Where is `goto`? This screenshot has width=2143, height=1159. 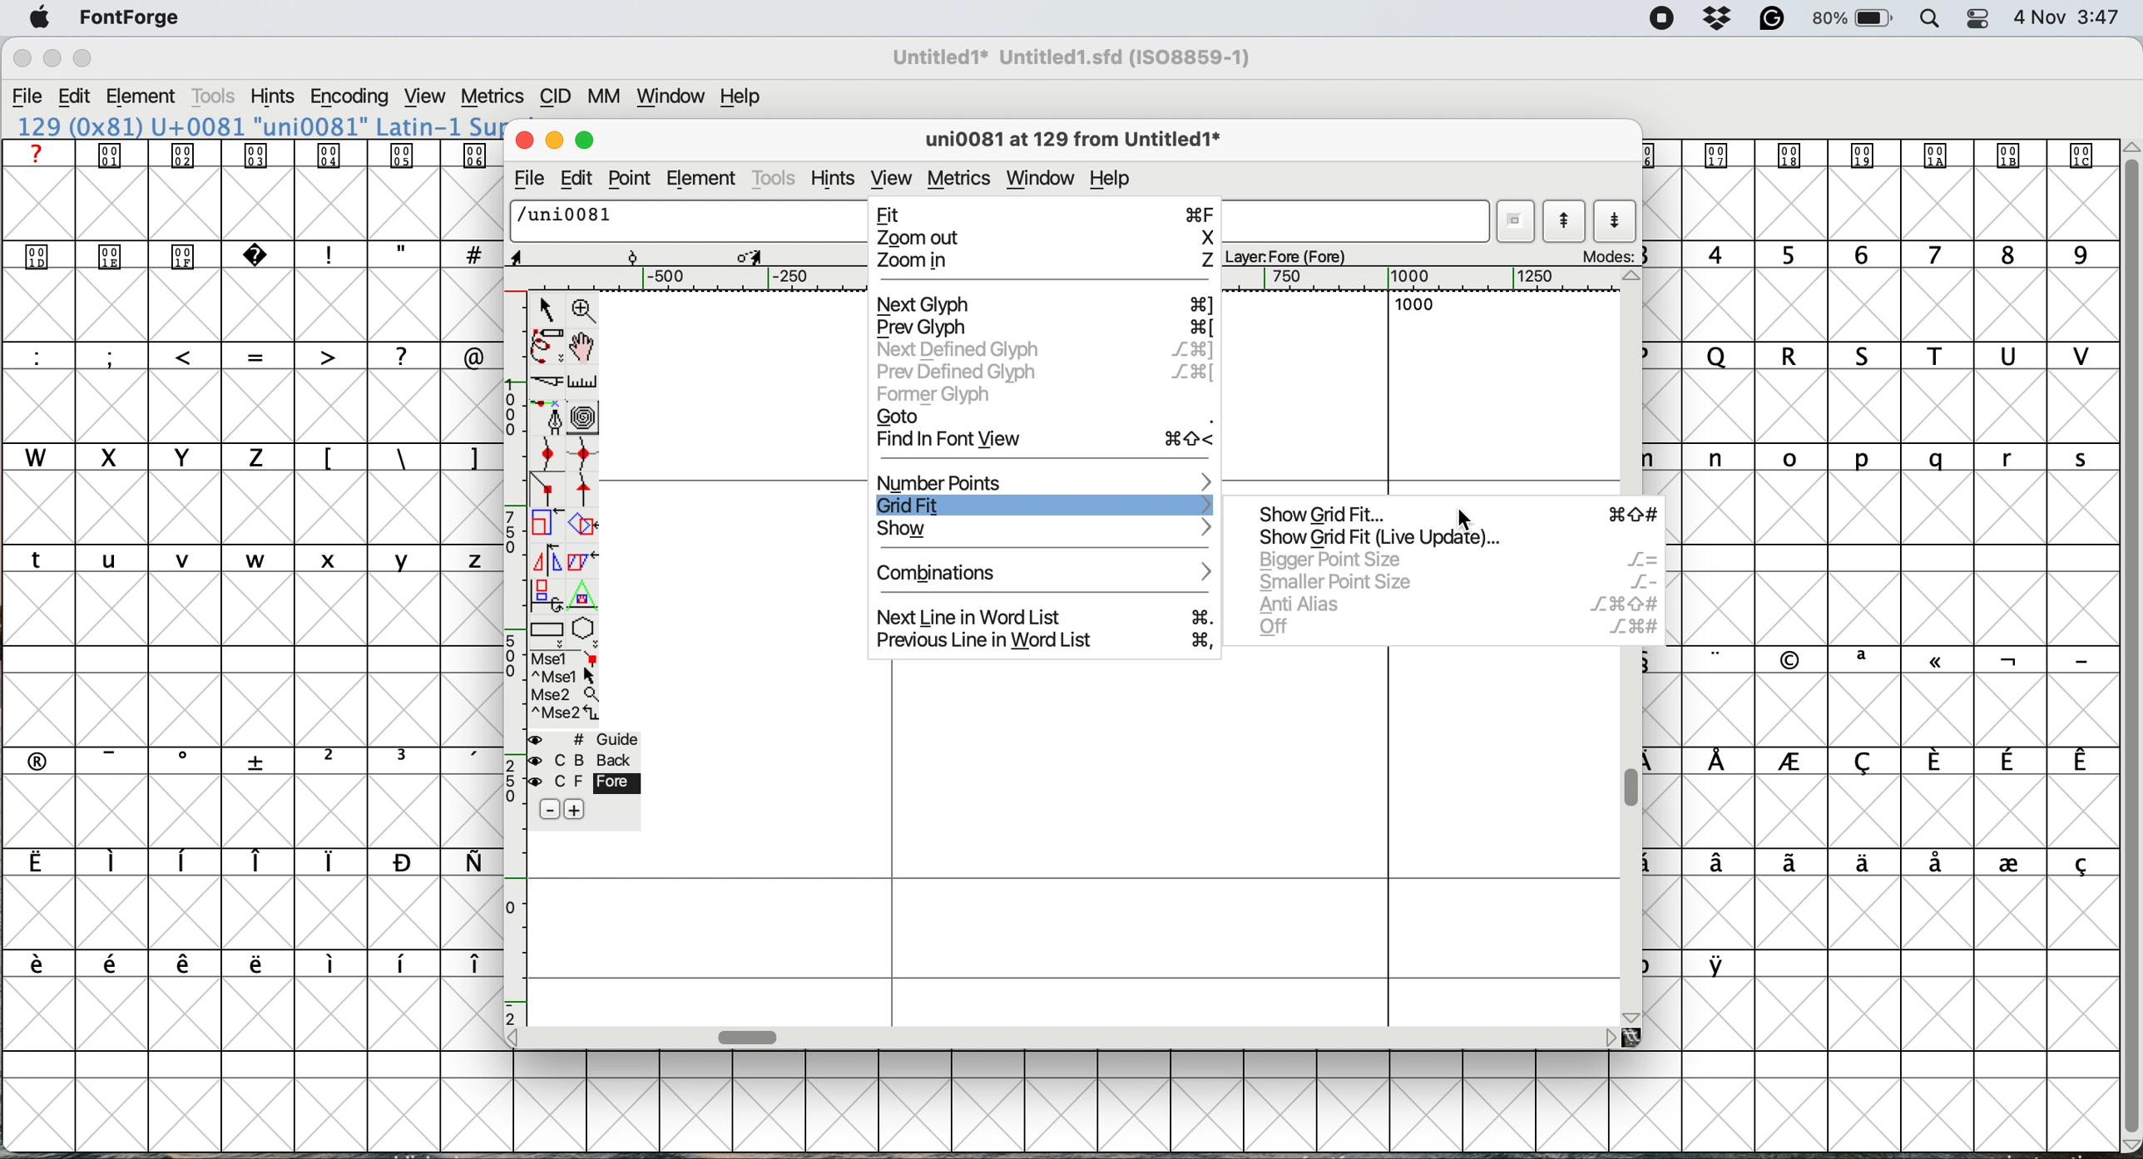 goto is located at coordinates (1045, 416).